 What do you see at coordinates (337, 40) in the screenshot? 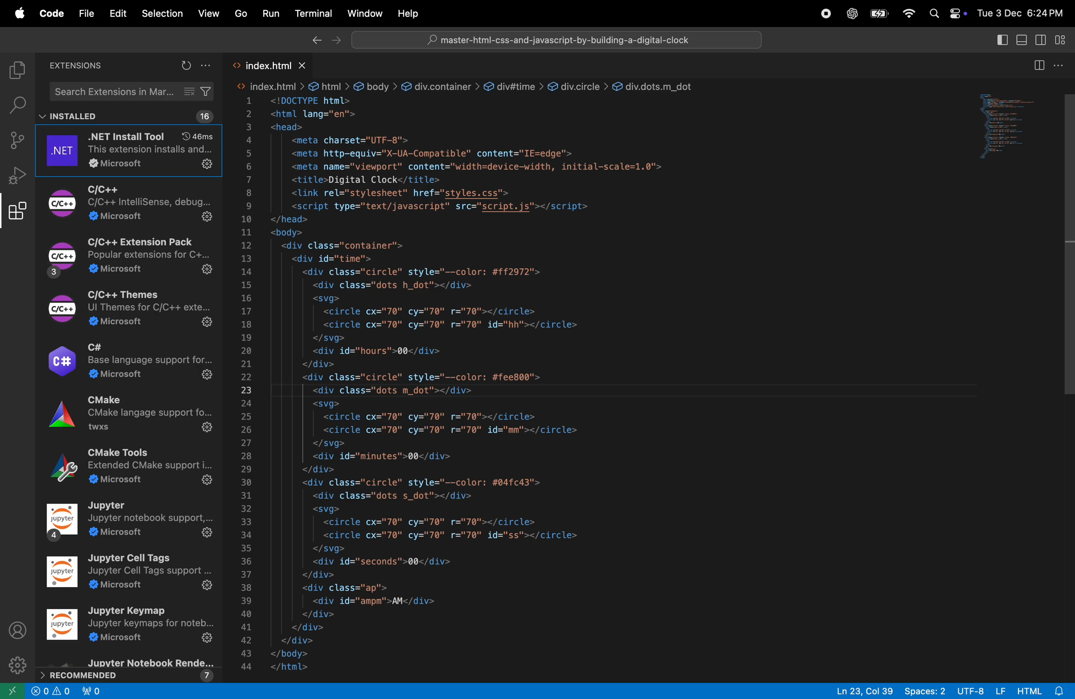
I see `forward` at bounding box center [337, 40].